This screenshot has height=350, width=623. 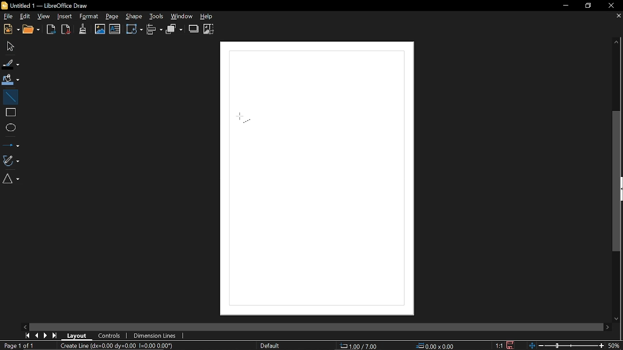 What do you see at coordinates (619, 43) in the screenshot?
I see `Move up` at bounding box center [619, 43].